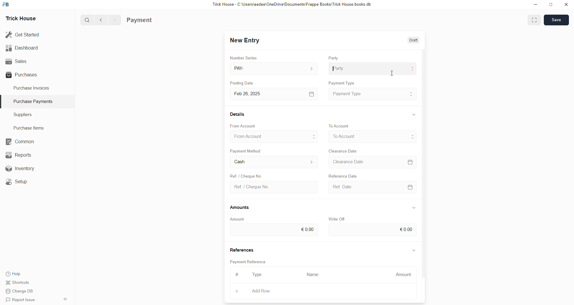 This screenshot has height=305, width=574. Describe the element at coordinates (29, 115) in the screenshot. I see `Suppliers` at that location.